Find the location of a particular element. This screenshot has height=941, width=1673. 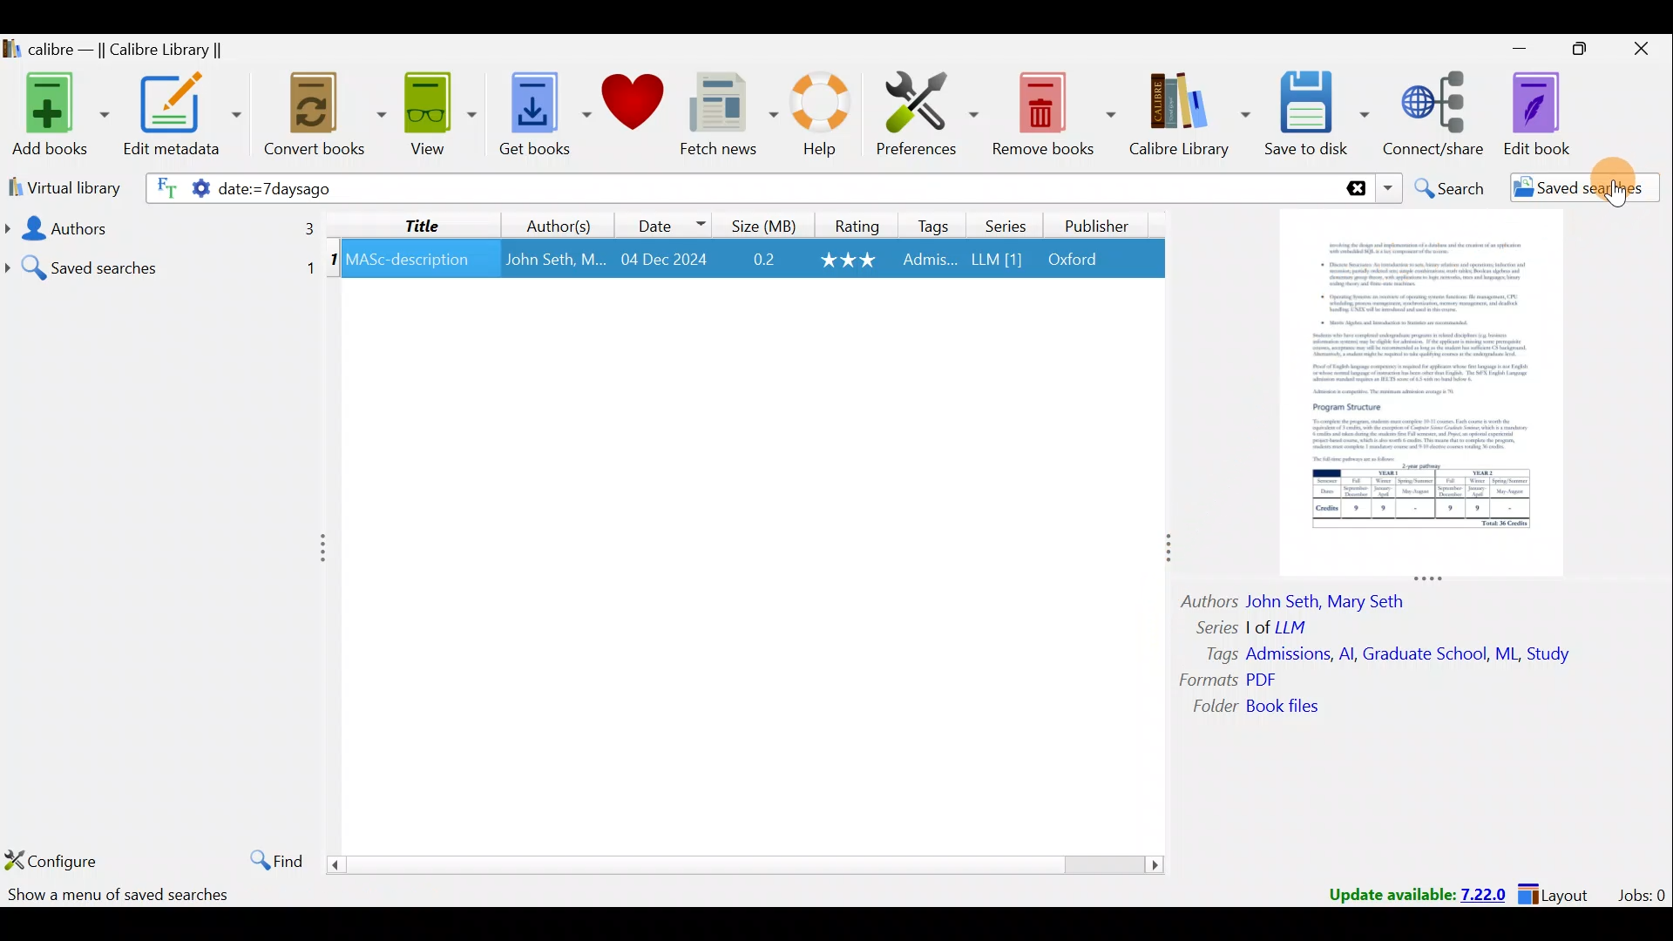

Preferences is located at coordinates (930, 111).